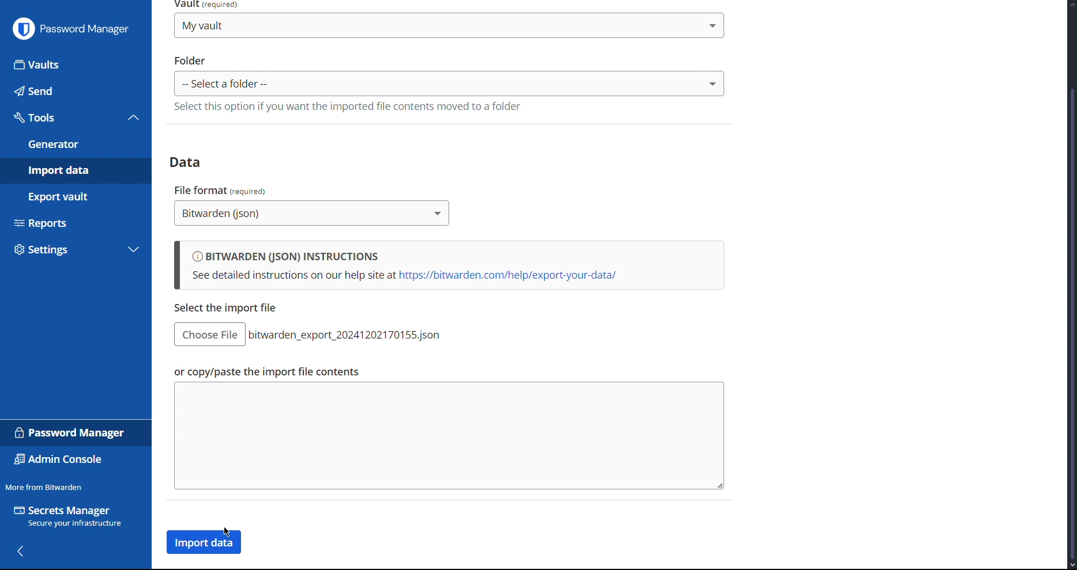 Image resolution: width=1077 pixels, height=570 pixels. Describe the element at coordinates (44, 487) in the screenshot. I see `Move from Bitwarden` at that location.